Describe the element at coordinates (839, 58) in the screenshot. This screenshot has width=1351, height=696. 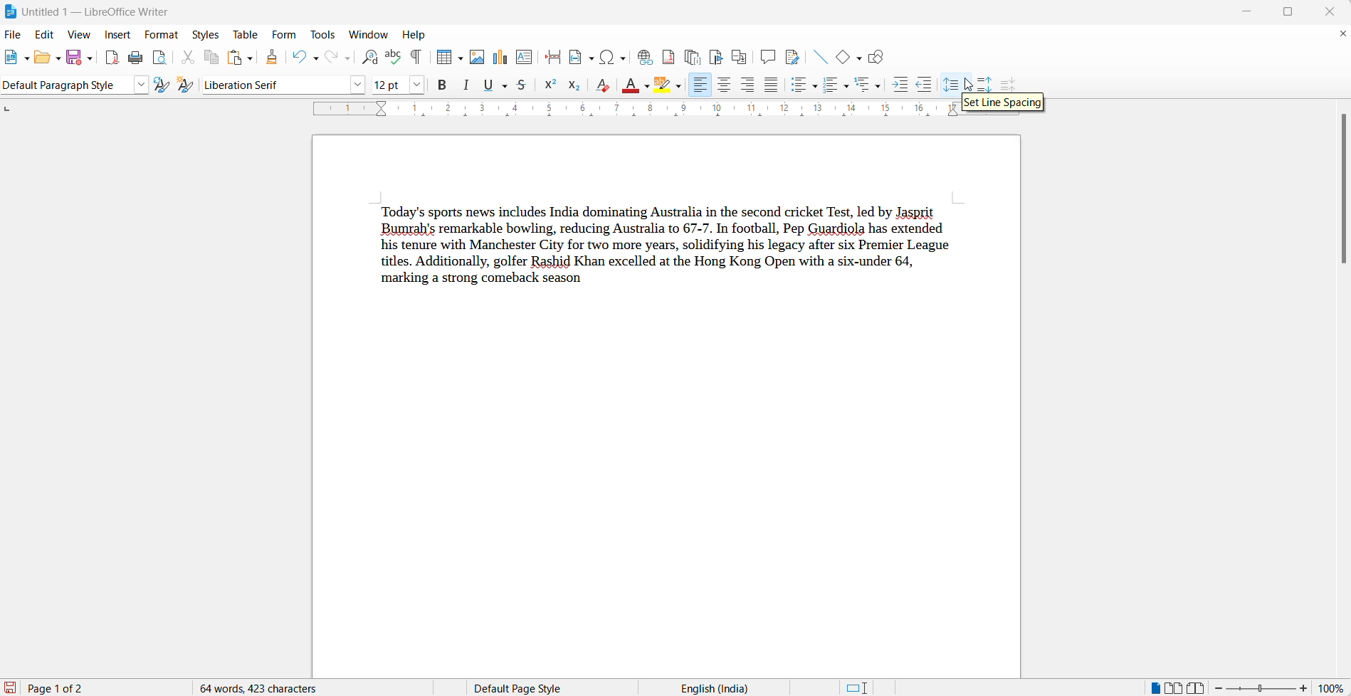
I see `basic shapes` at that location.